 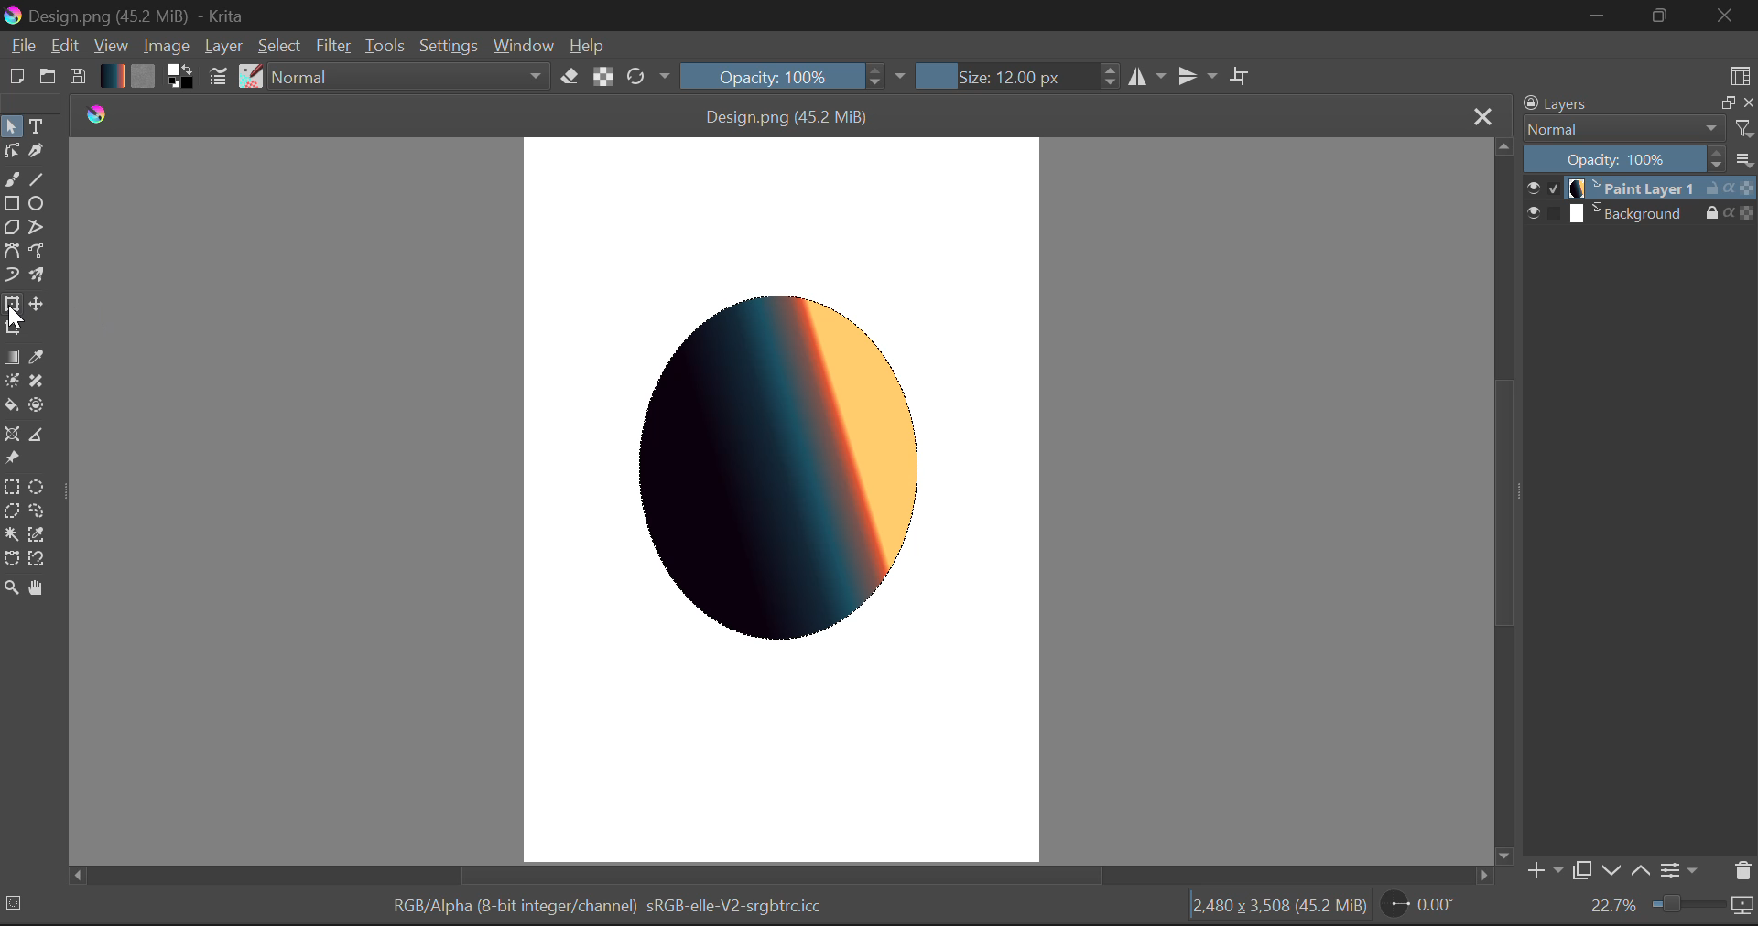 I want to click on File, so click(x=20, y=46).